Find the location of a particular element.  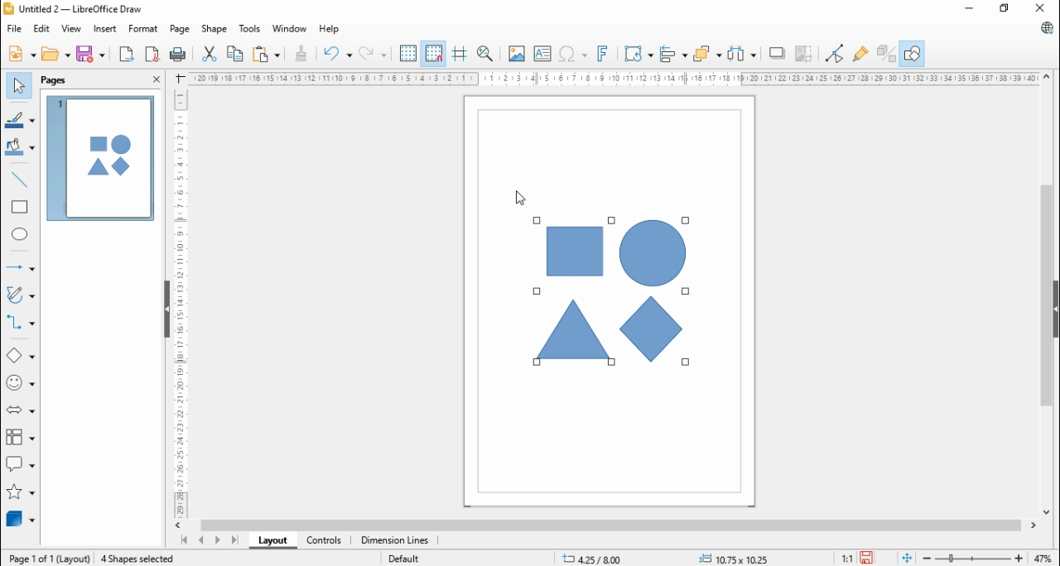

3D objects is located at coordinates (20, 518).